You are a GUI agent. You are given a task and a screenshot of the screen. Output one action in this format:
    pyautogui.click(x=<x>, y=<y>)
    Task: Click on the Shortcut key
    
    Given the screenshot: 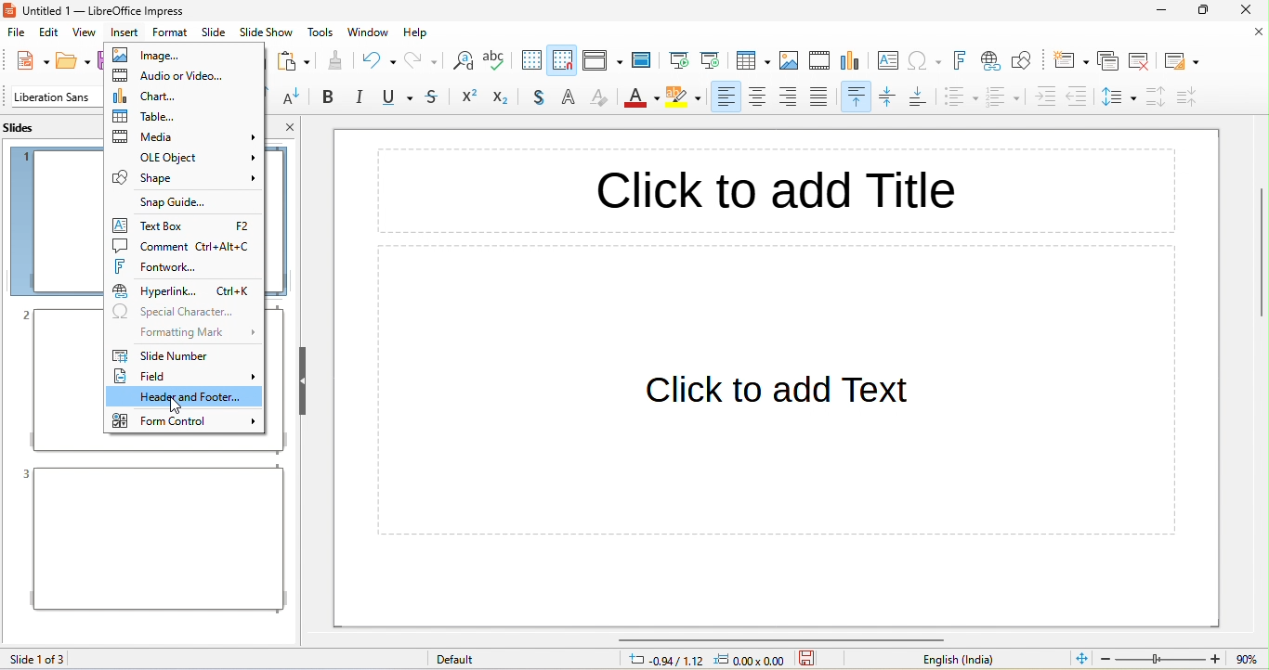 What is the action you would take?
    pyautogui.click(x=225, y=246)
    